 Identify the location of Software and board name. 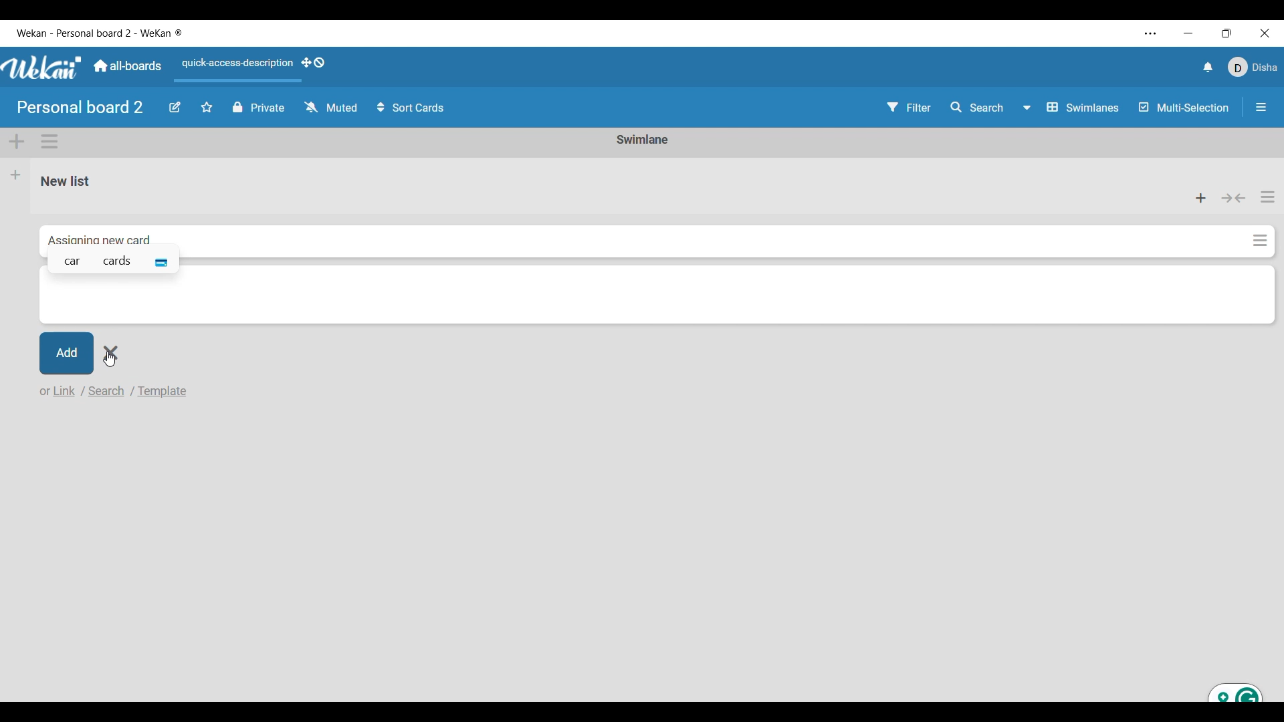
(99, 33).